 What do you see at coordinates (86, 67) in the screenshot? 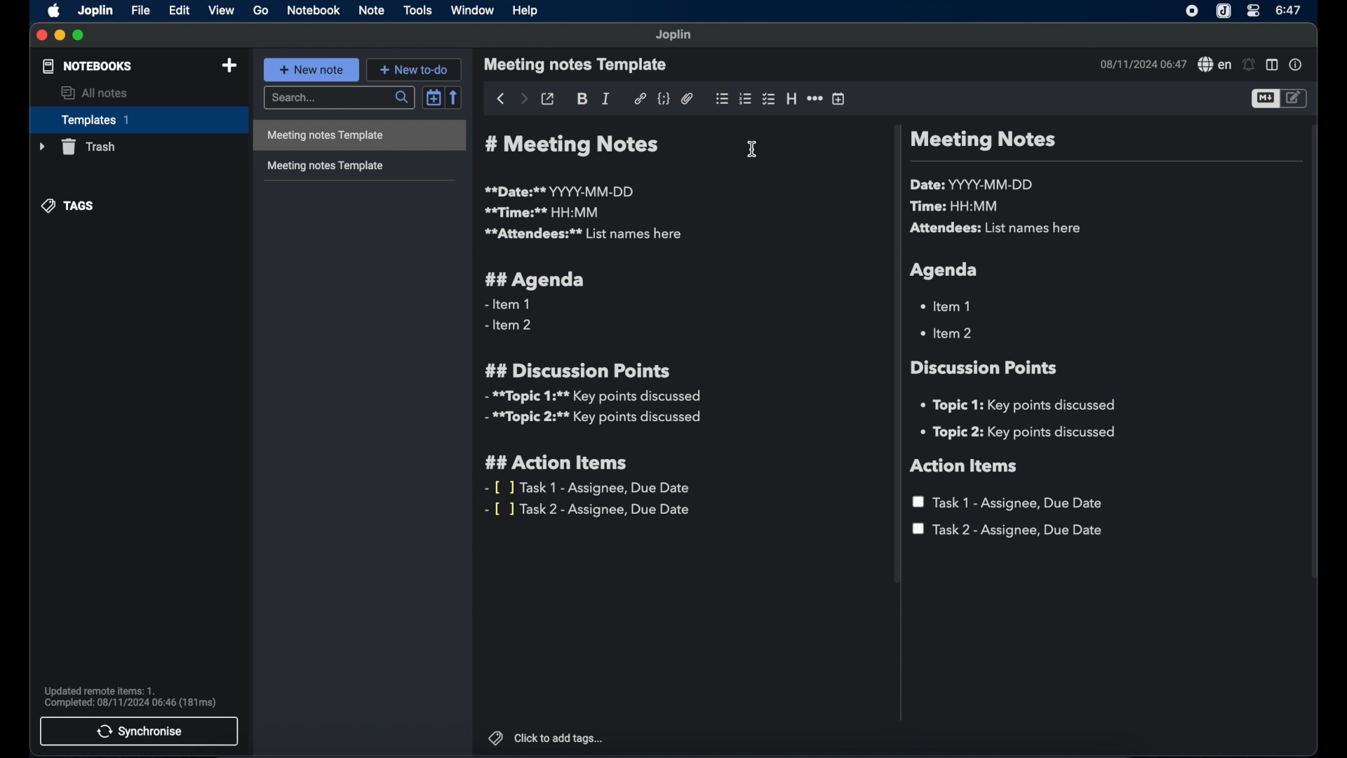
I see `notebooks` at bounding box center [86, 67].